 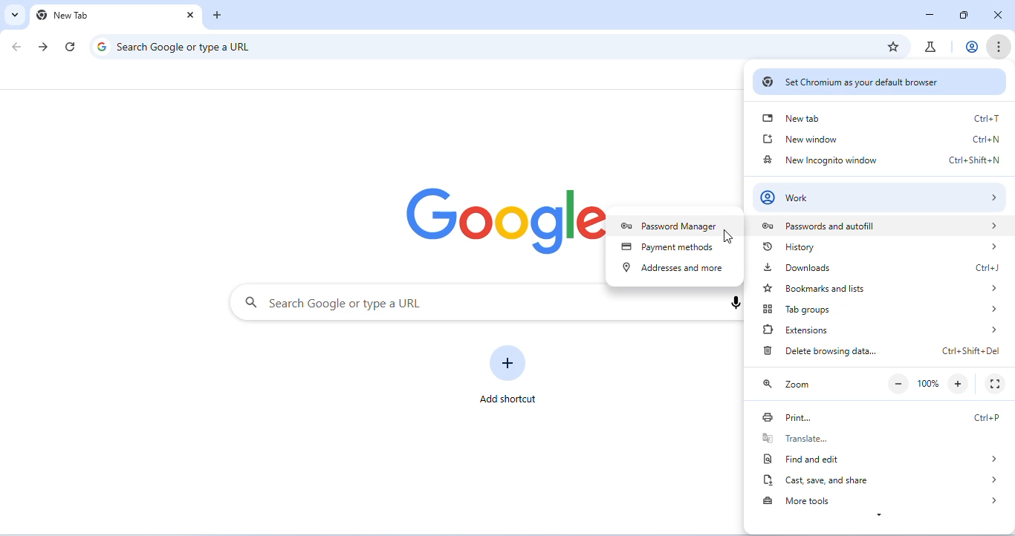 I want to click on password manager, so click(x=674, y=227).